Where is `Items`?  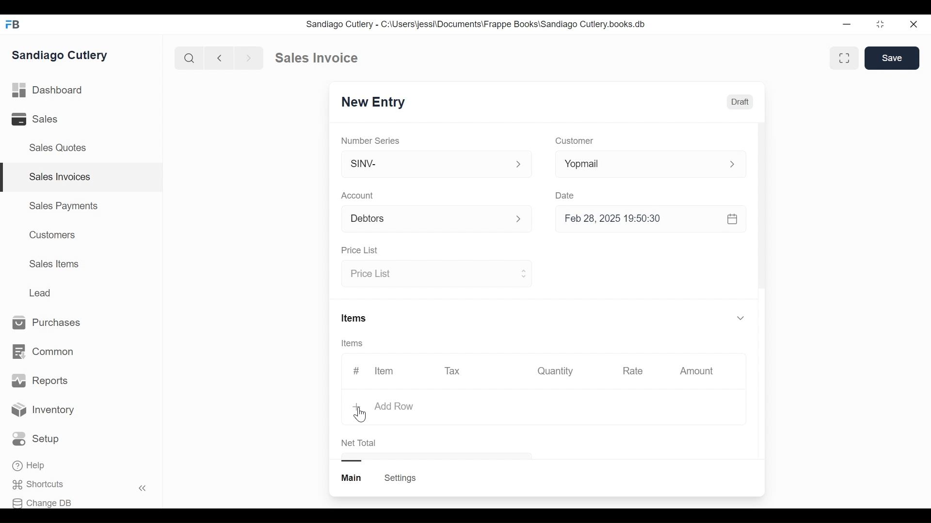
Items is located at coordinates (355, 317).